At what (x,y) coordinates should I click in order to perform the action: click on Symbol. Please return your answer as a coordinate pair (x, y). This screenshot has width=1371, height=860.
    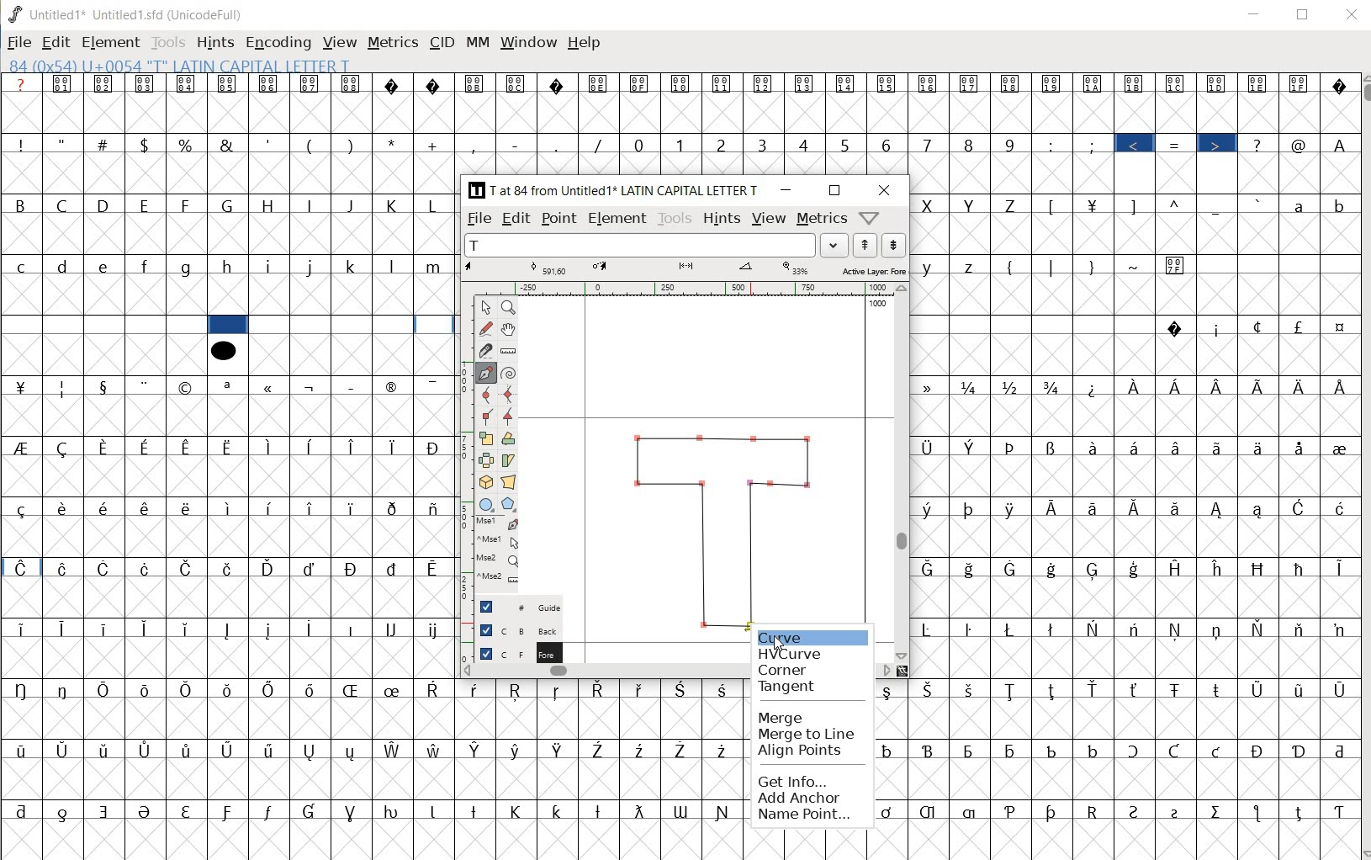
    Looking at the image, I should click on (1054, 691).